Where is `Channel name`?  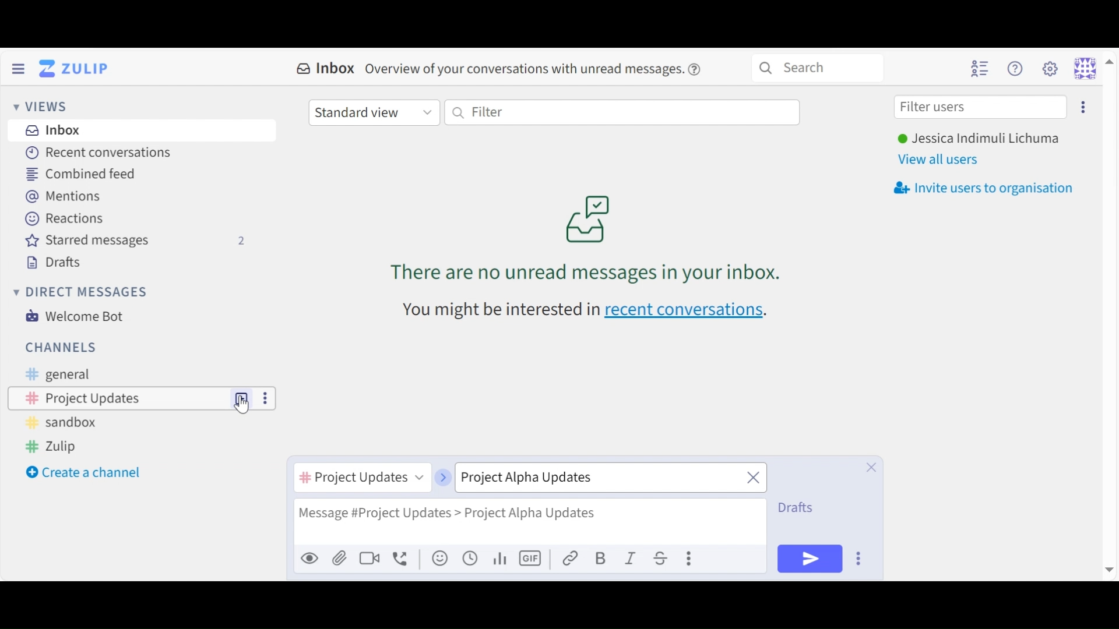 Channel name is located at coordinates (361, 479).